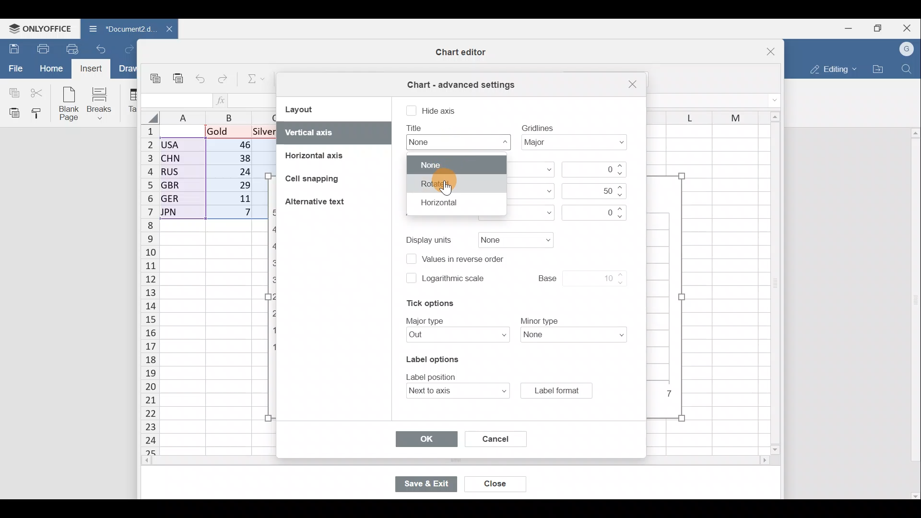 This screenshot has height=518, width=921. I want to click on Vertical axis, so click(332, 132).